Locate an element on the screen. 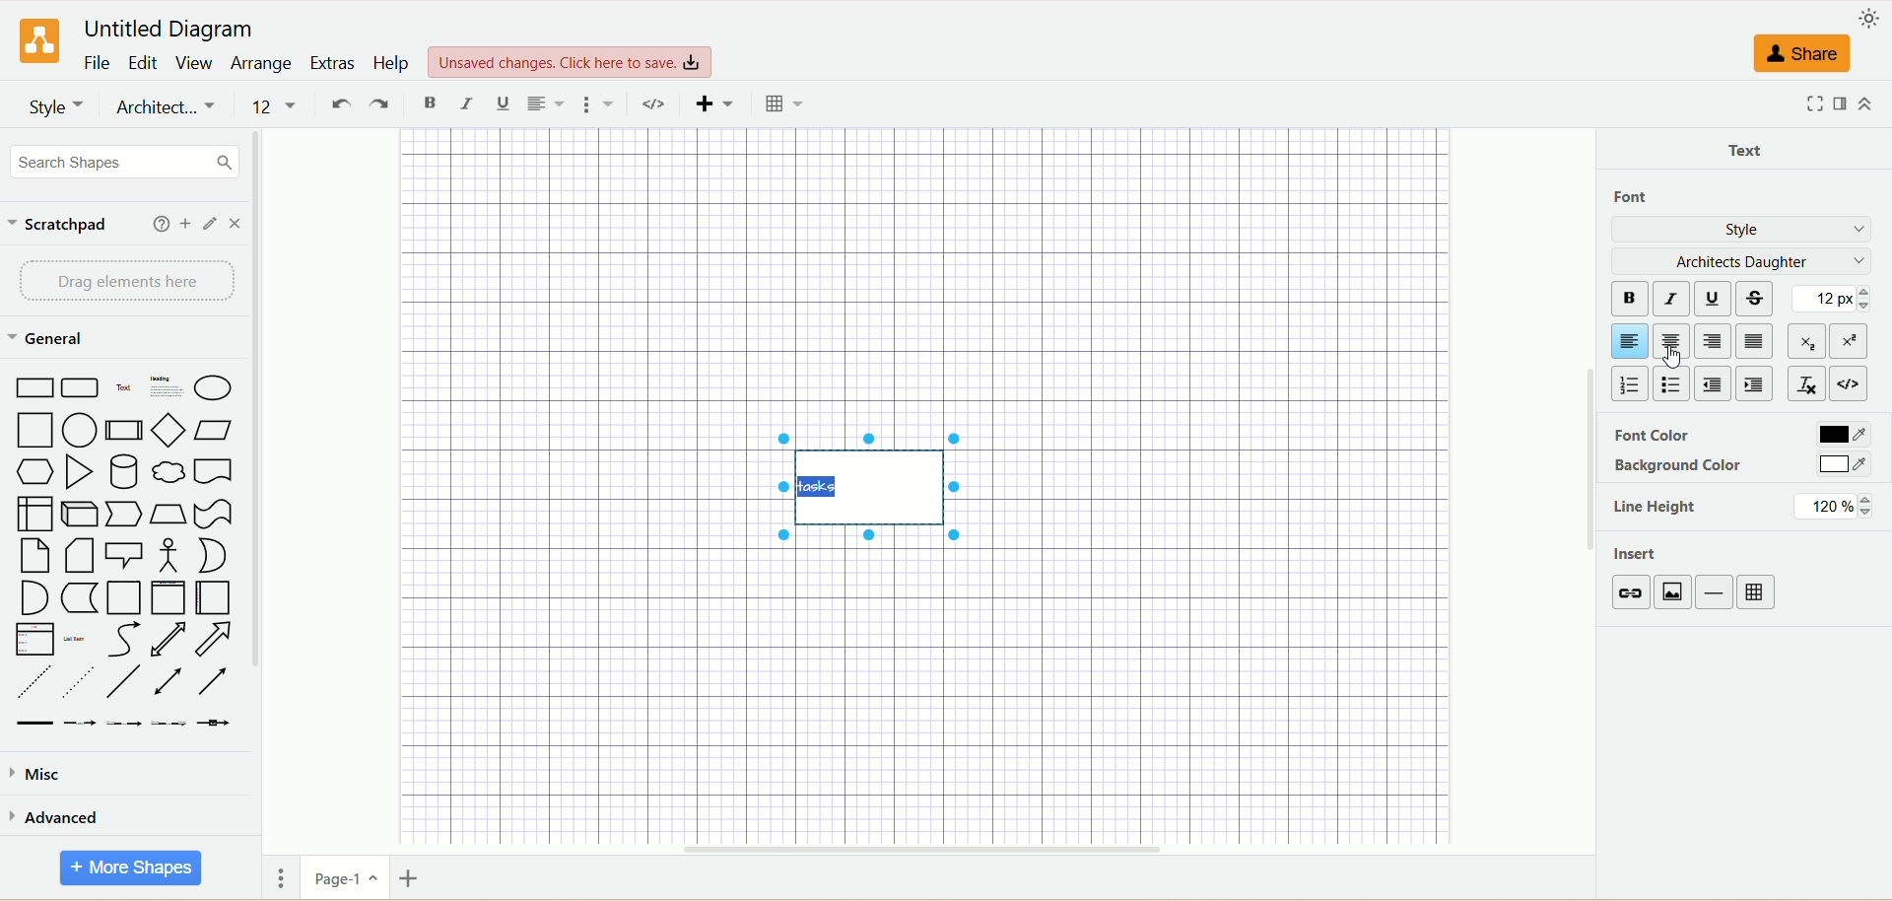 Image resolution: width=1892 pixels, height=901 pixels. Cylinder is located at coordinates (124, 474).